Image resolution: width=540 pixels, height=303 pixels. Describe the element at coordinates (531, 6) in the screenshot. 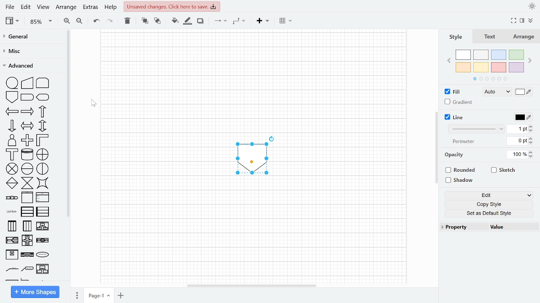

I see `Theme` at that location.